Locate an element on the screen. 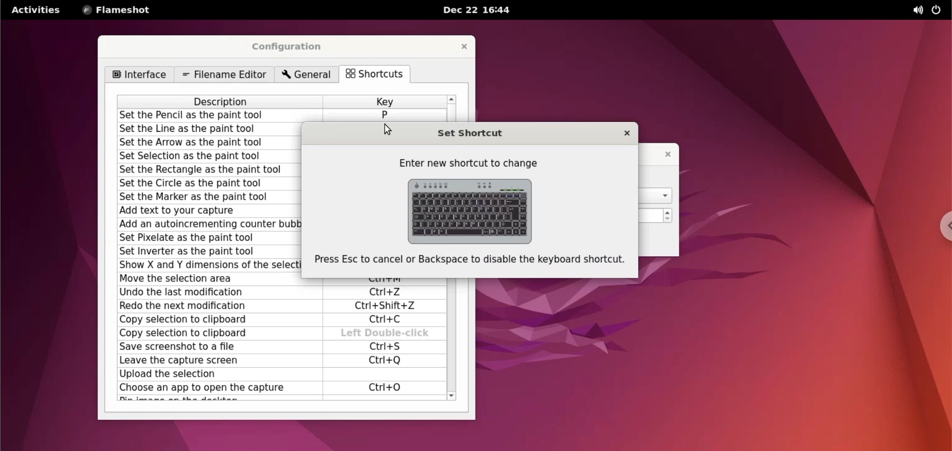  P is located at coordinates (384, 115).